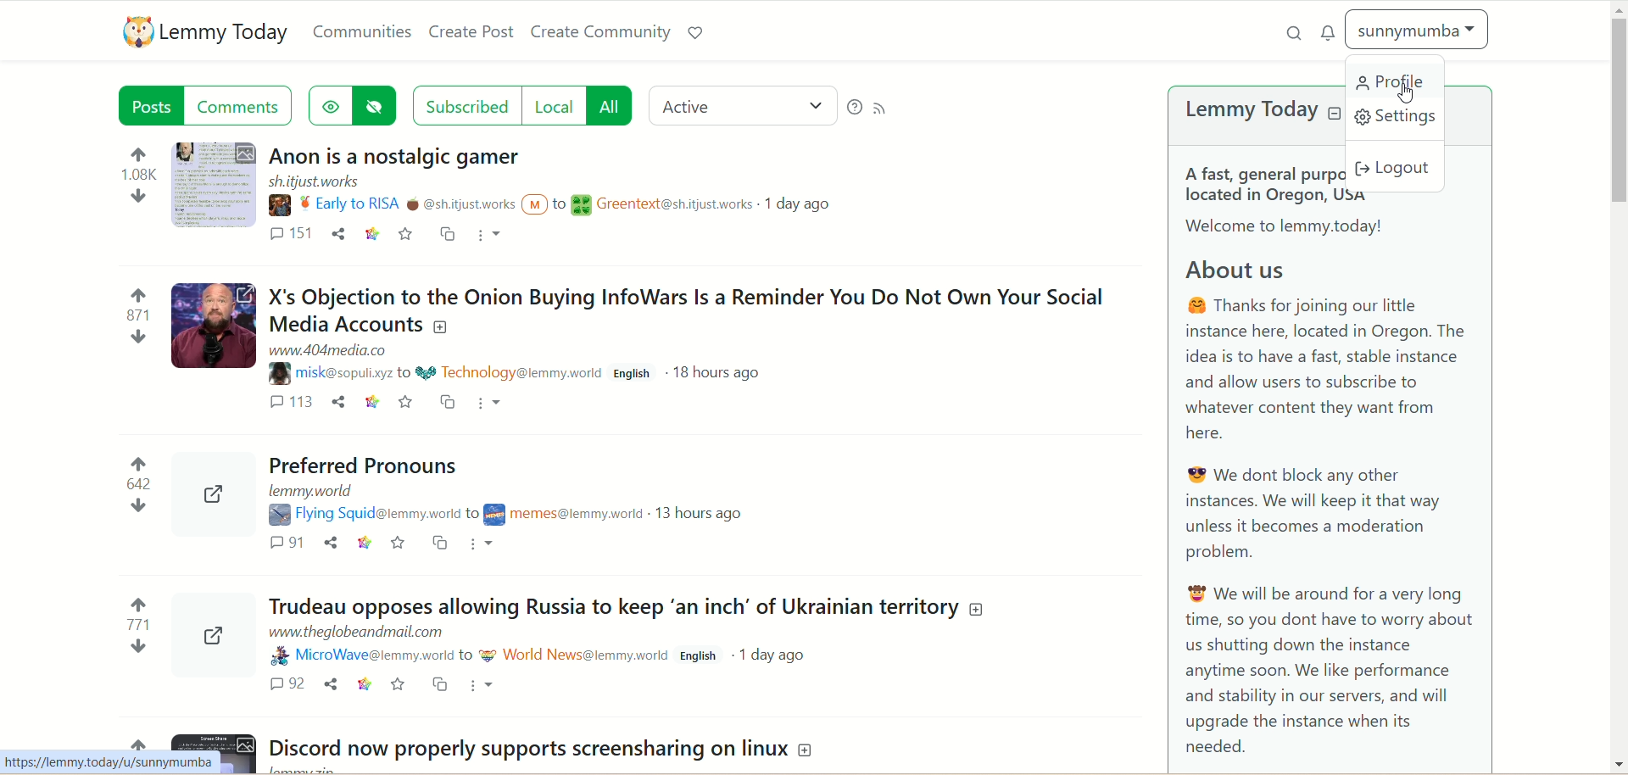  What do you see at coordinates (379, 106) in the screenshot?
I see `hide posts` at bounding box center [379, 106].